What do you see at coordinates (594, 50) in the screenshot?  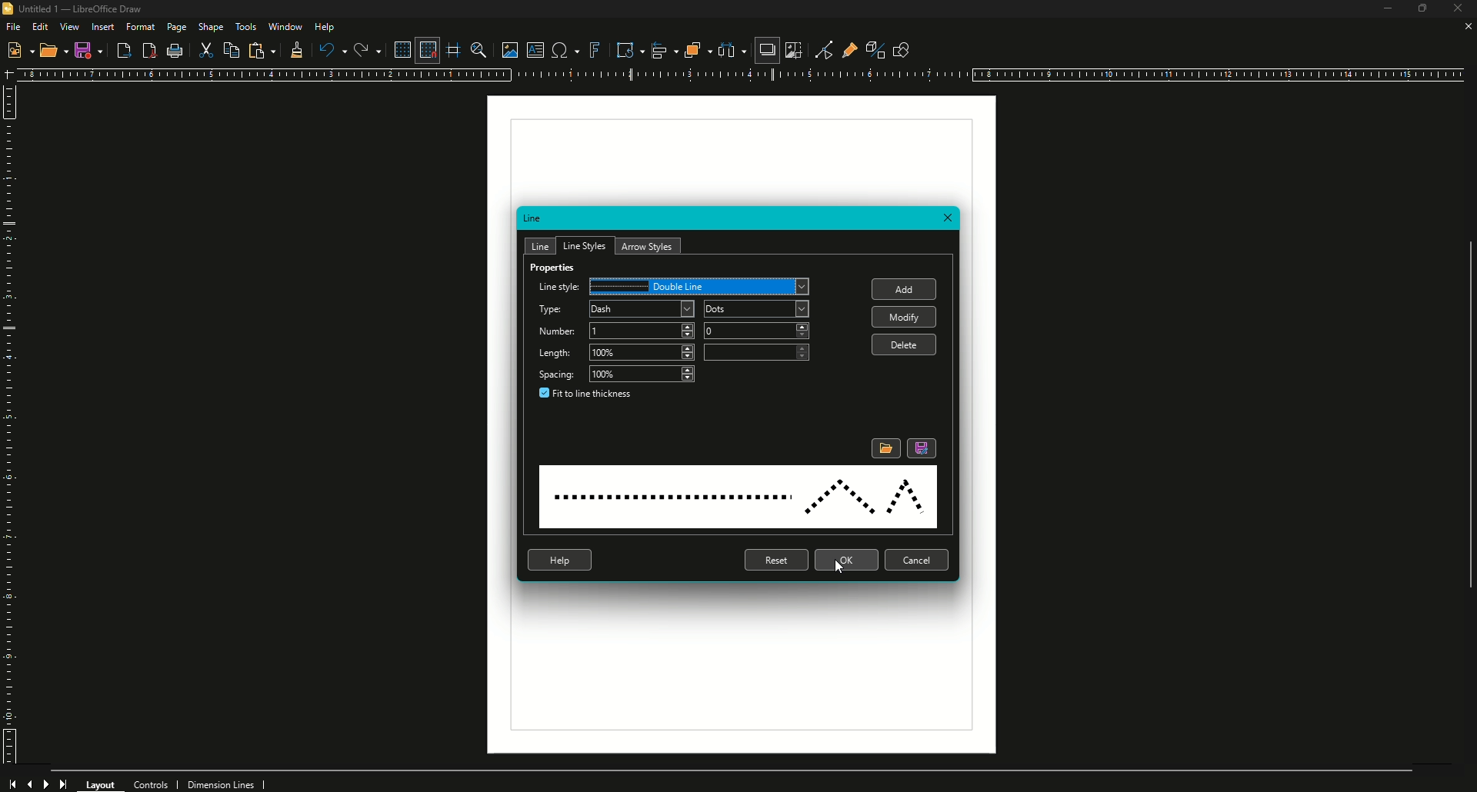 I see `Insert Fontwork Text` at bounding box center [594, 50].